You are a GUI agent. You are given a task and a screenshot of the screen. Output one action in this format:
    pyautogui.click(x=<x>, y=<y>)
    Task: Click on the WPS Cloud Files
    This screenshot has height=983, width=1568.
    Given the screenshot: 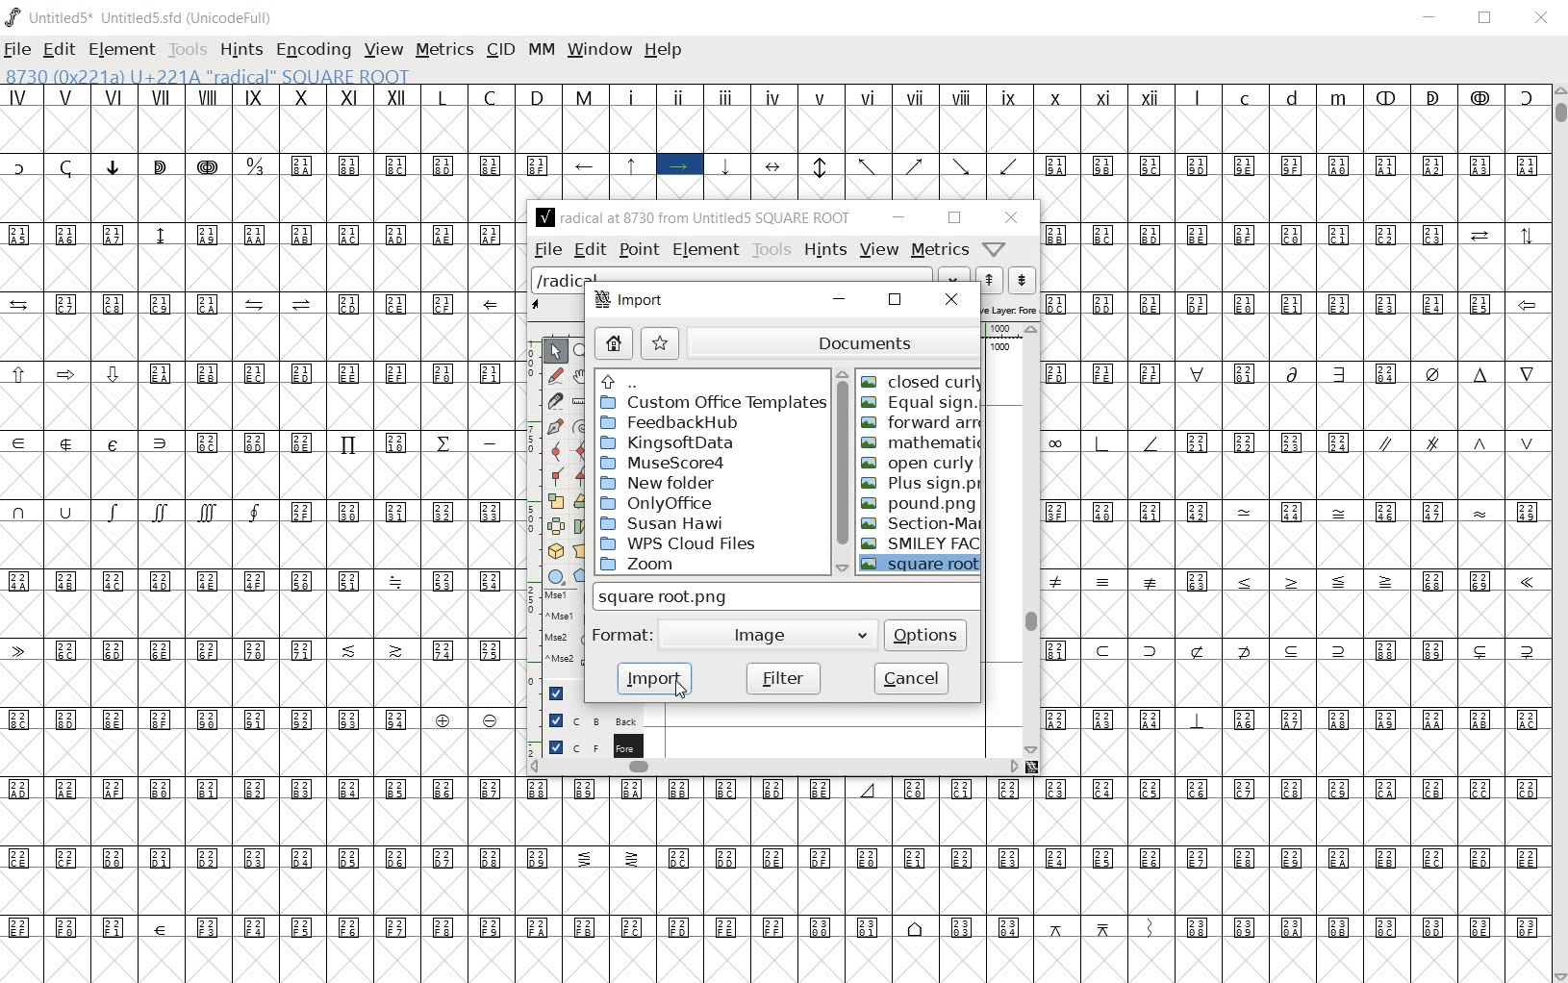 What is the action you would take?
    pyautogui.click(x=683, y=545)
    